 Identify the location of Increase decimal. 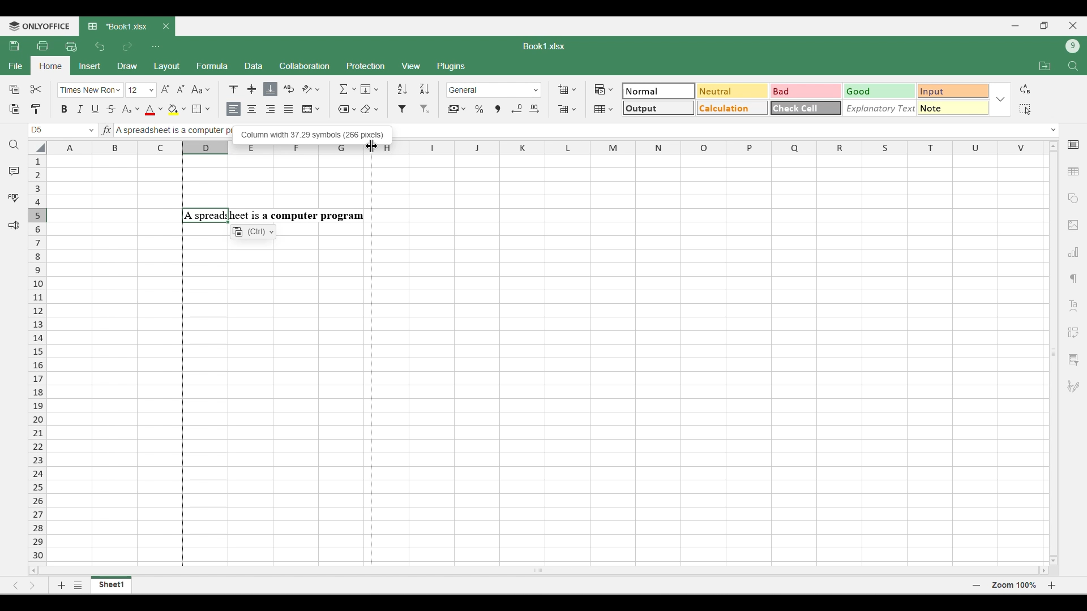
(534, 109).